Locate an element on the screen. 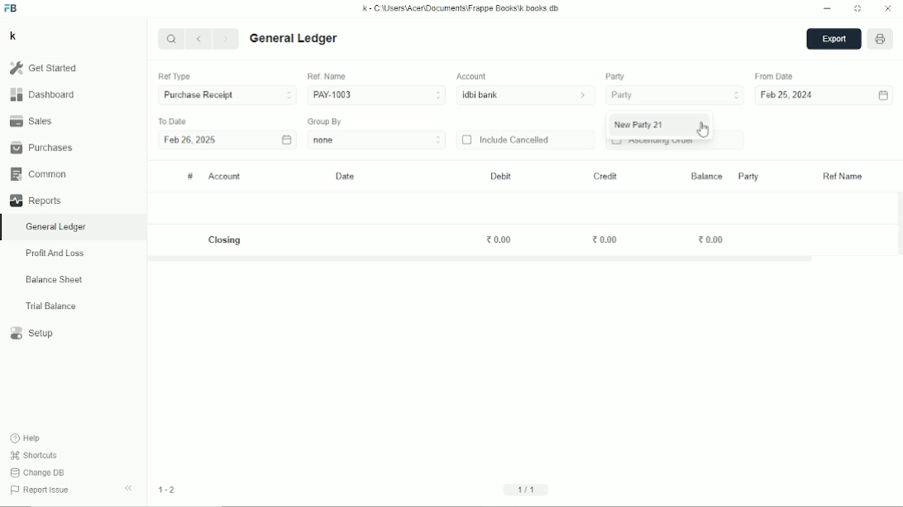  0.00 is located at coordinates (500, 239).